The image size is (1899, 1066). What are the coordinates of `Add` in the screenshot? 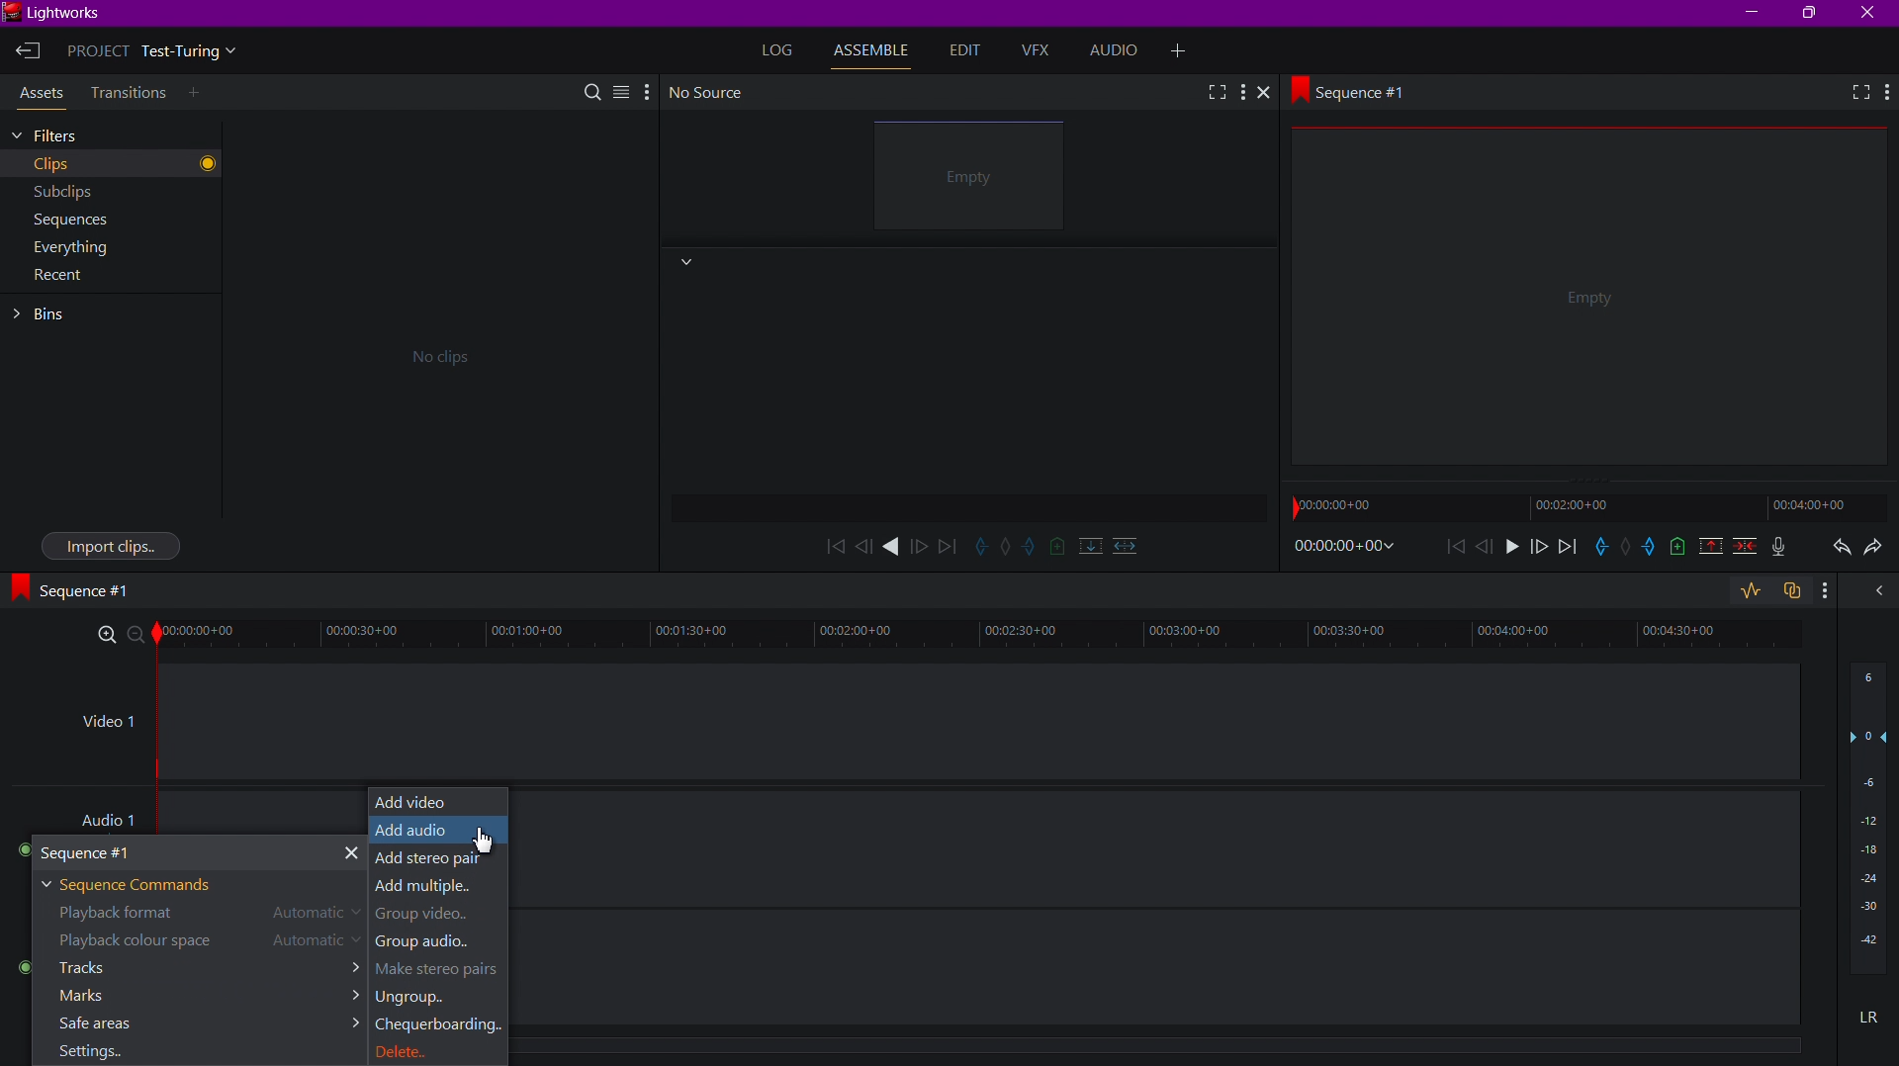 It's located at (198, 94).